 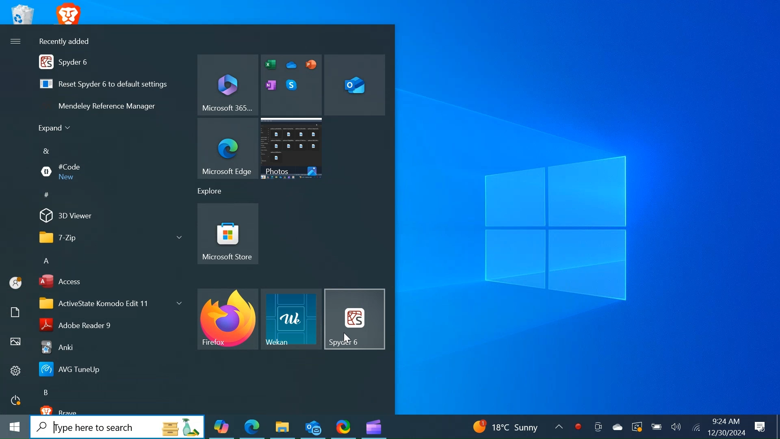 What do you see at coordinates (293, 149) in the screenshot?
I see `Photos` at bounding box center [293, 149].